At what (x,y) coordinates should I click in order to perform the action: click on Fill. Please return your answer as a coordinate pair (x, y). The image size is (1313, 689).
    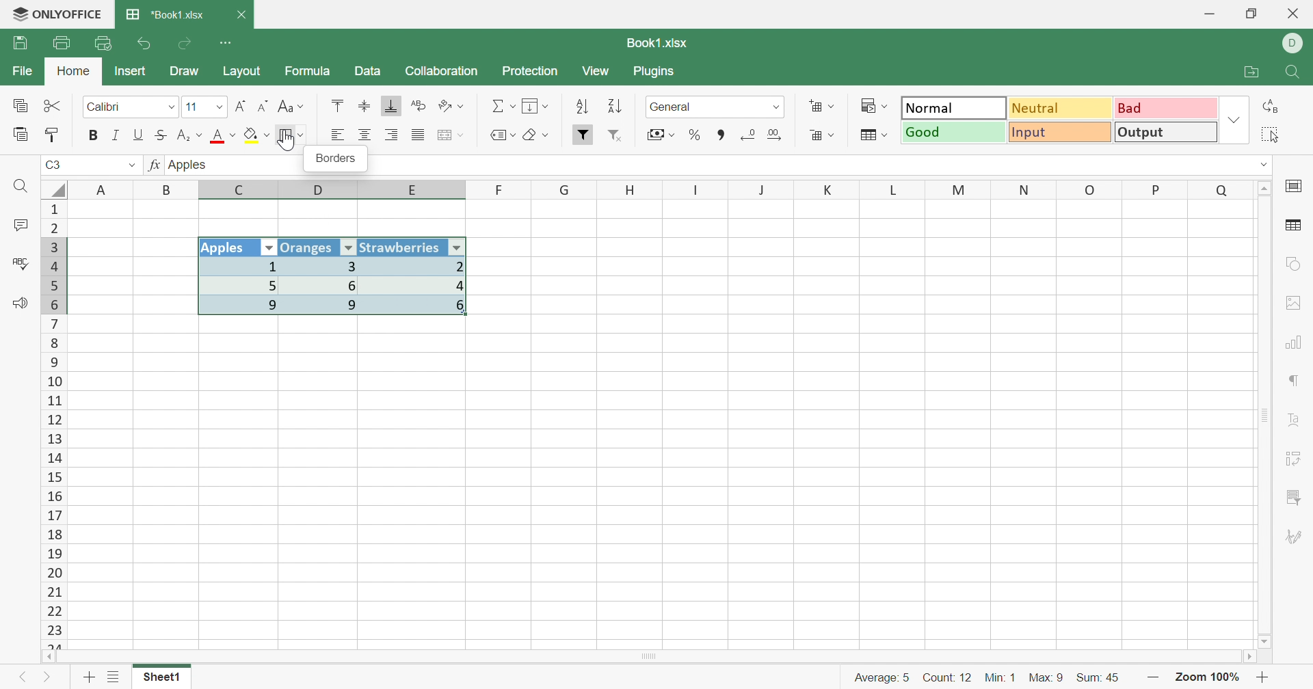
    Looking at the image, I should click on (537, 107).